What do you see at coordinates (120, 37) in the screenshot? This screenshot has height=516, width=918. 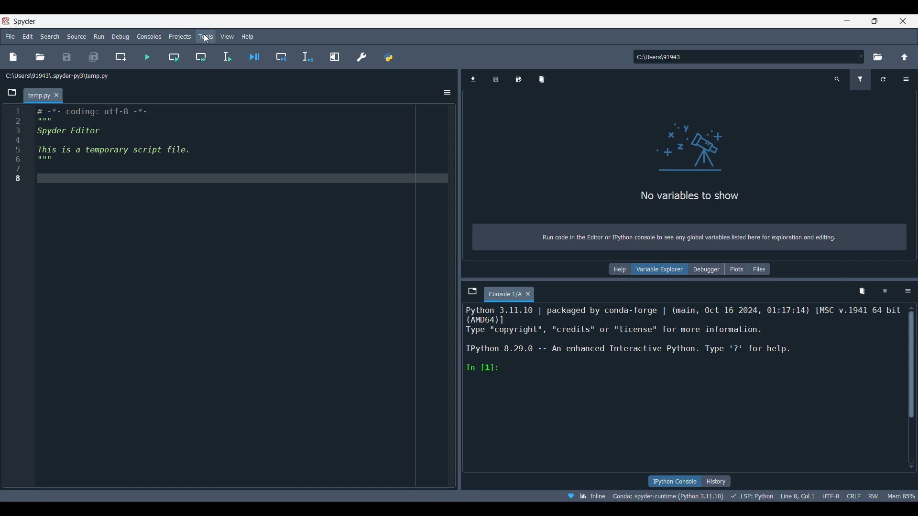 I see `Debug menu` at bounding box center [120, 37].